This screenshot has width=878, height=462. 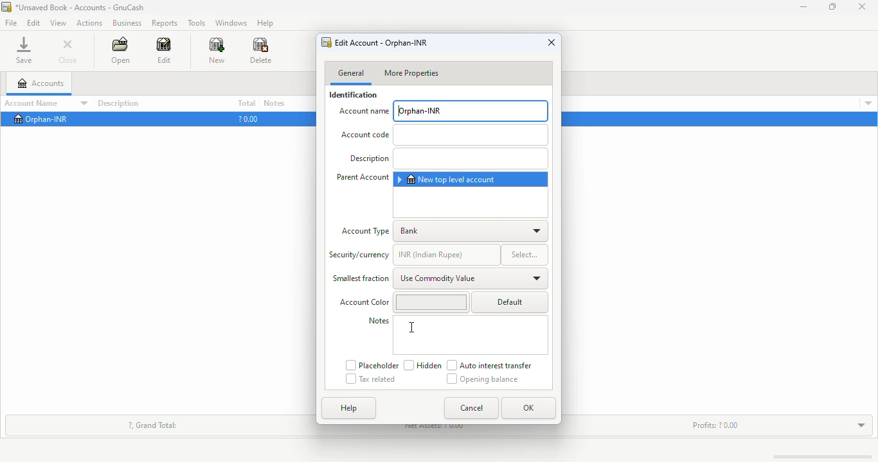 I want to click on cancel, so click(x=470, y=408).